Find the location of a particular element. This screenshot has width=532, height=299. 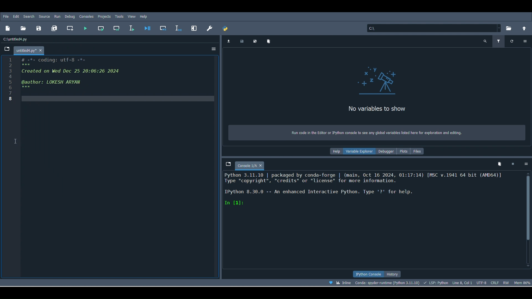

File EOL status is located at coordinates (495, 282).